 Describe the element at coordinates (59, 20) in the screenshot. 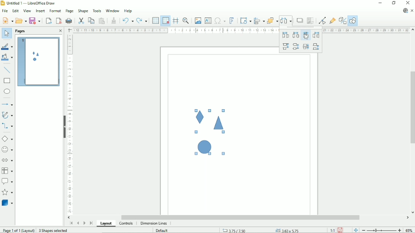

I see `Export directly as PDF` at that location.